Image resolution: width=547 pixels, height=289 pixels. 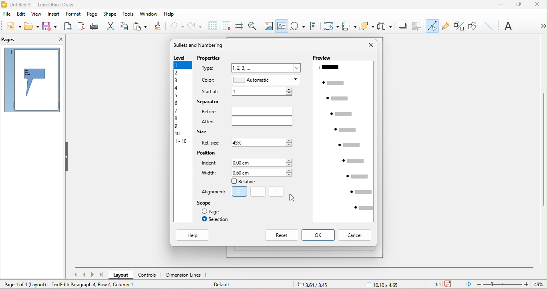 I want to click on help, so click(x=193, y=235).